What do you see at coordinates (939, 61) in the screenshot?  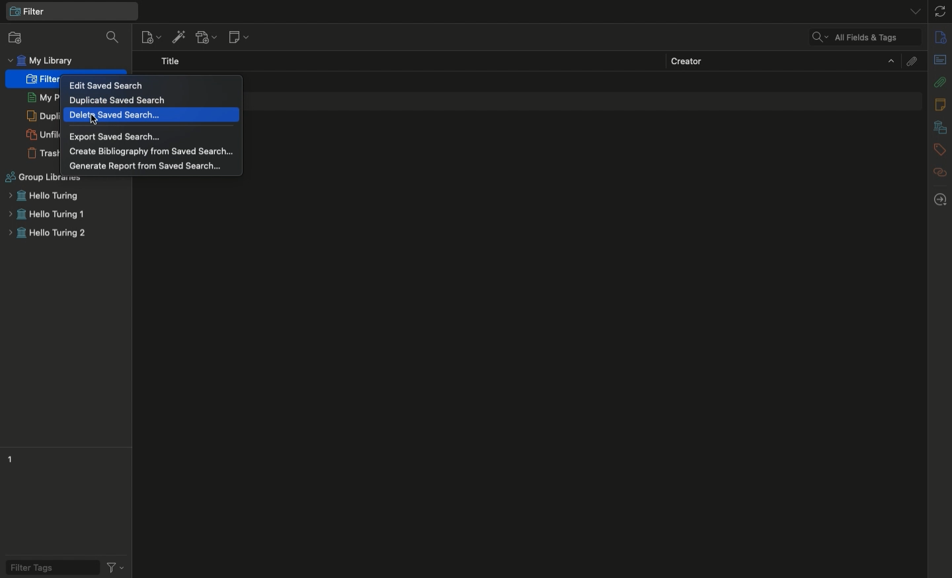 I see `Abstract` at bounding box center [939, 61].